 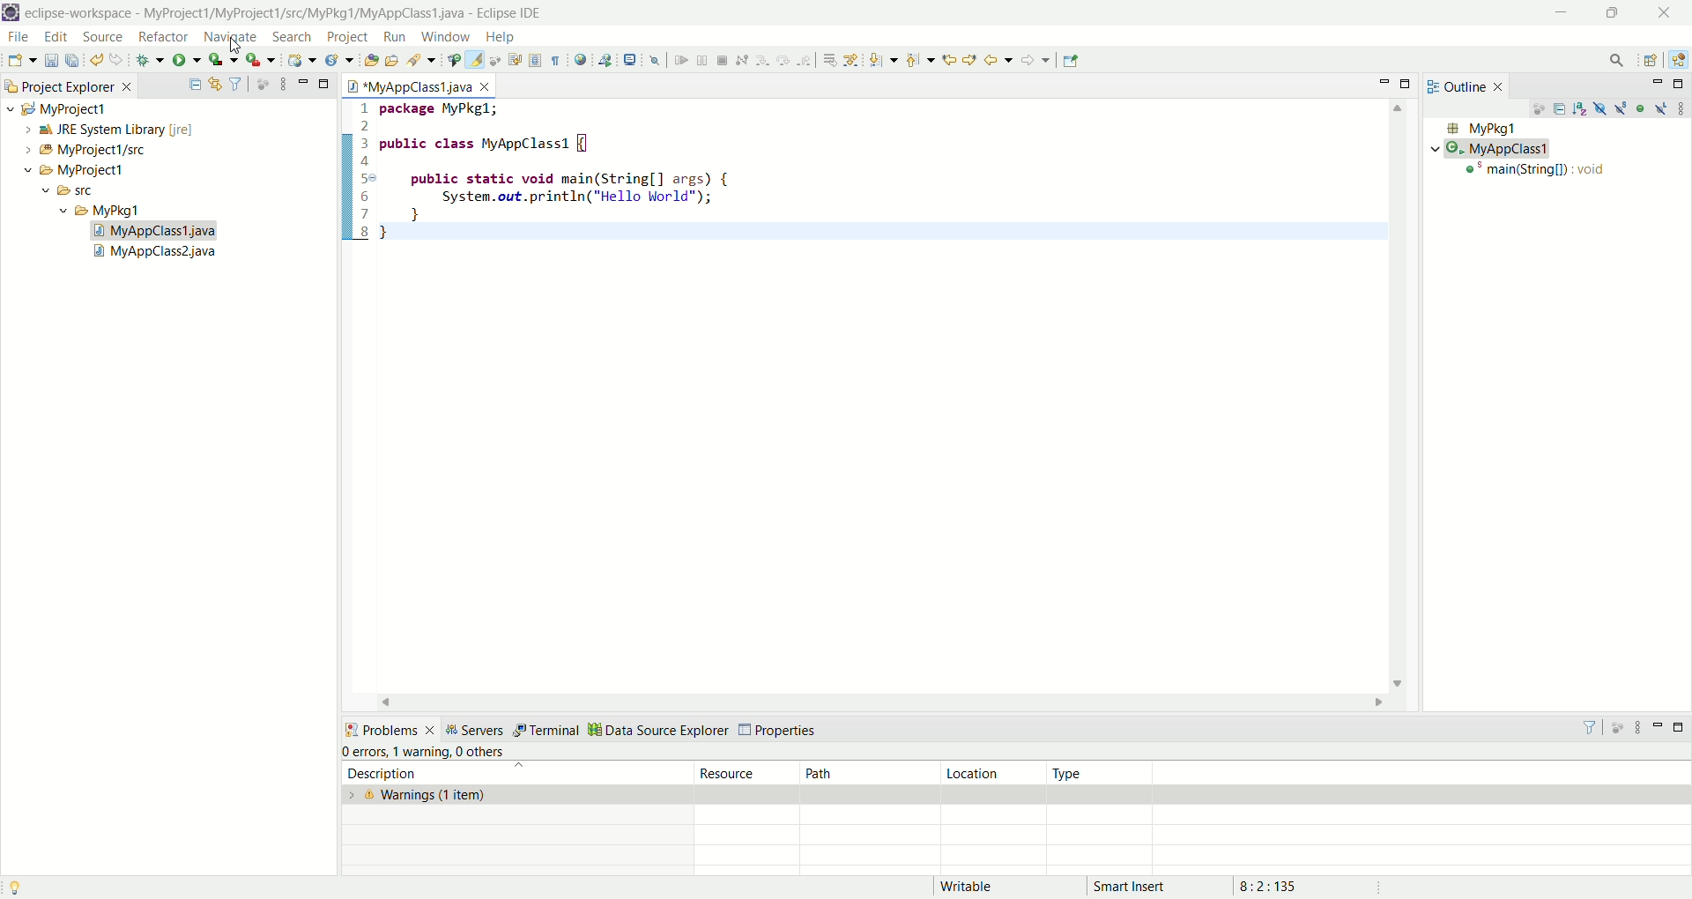 I want to click on maximize, so click(x=325, y=82).